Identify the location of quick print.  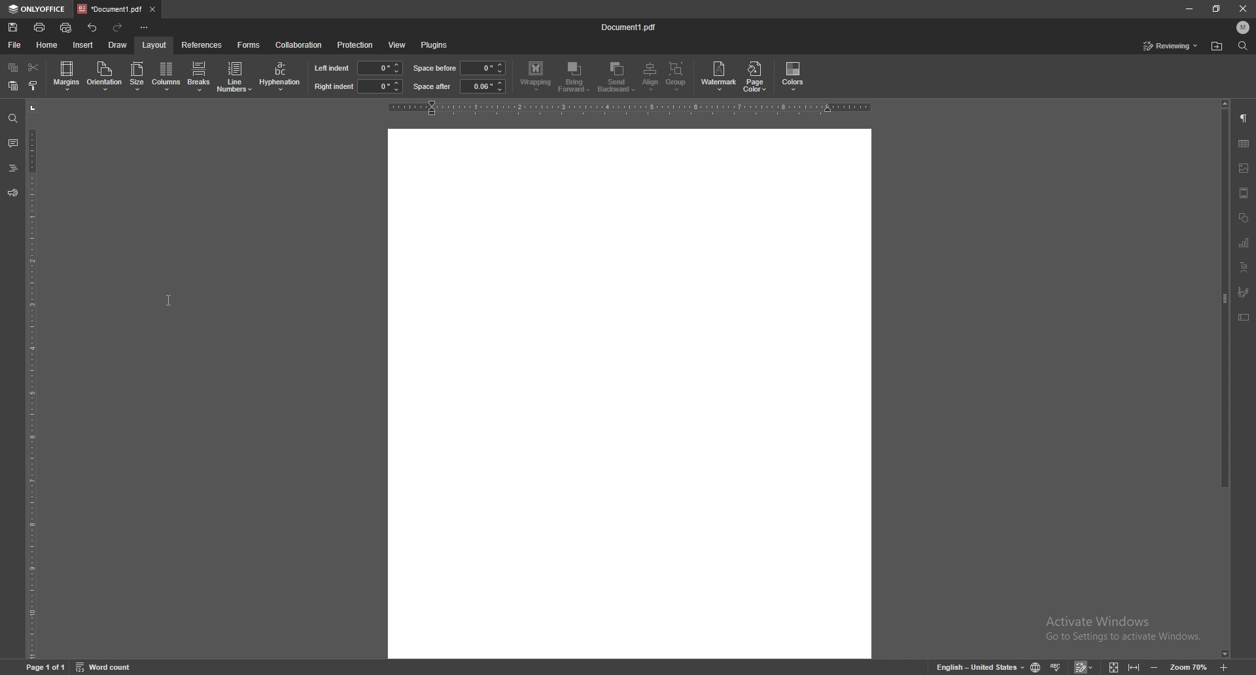
(67, 27).